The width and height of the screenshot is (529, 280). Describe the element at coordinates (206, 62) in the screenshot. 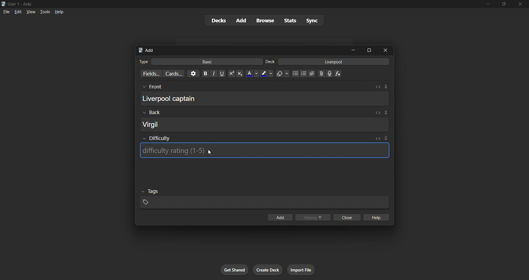

I see `basic card type` at that location.